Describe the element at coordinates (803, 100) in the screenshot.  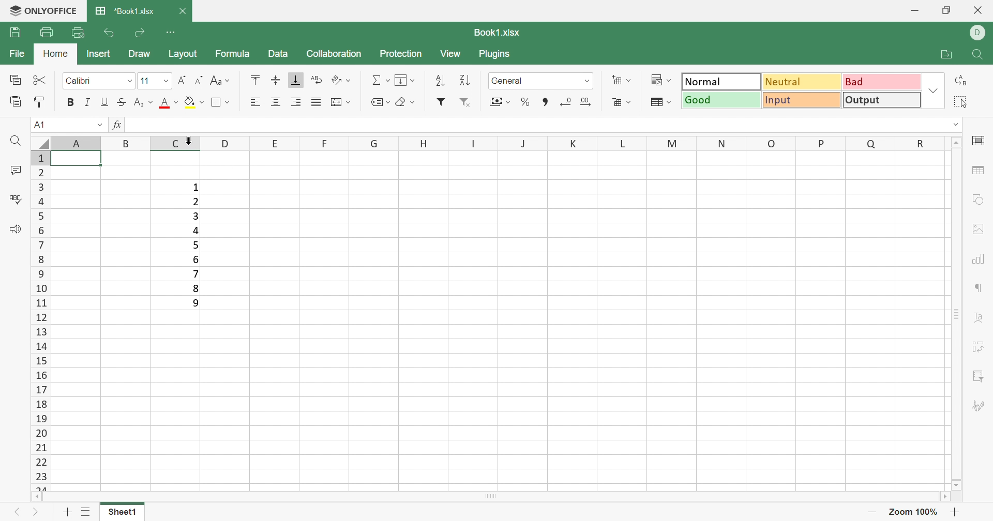
I see `Input` at that location.